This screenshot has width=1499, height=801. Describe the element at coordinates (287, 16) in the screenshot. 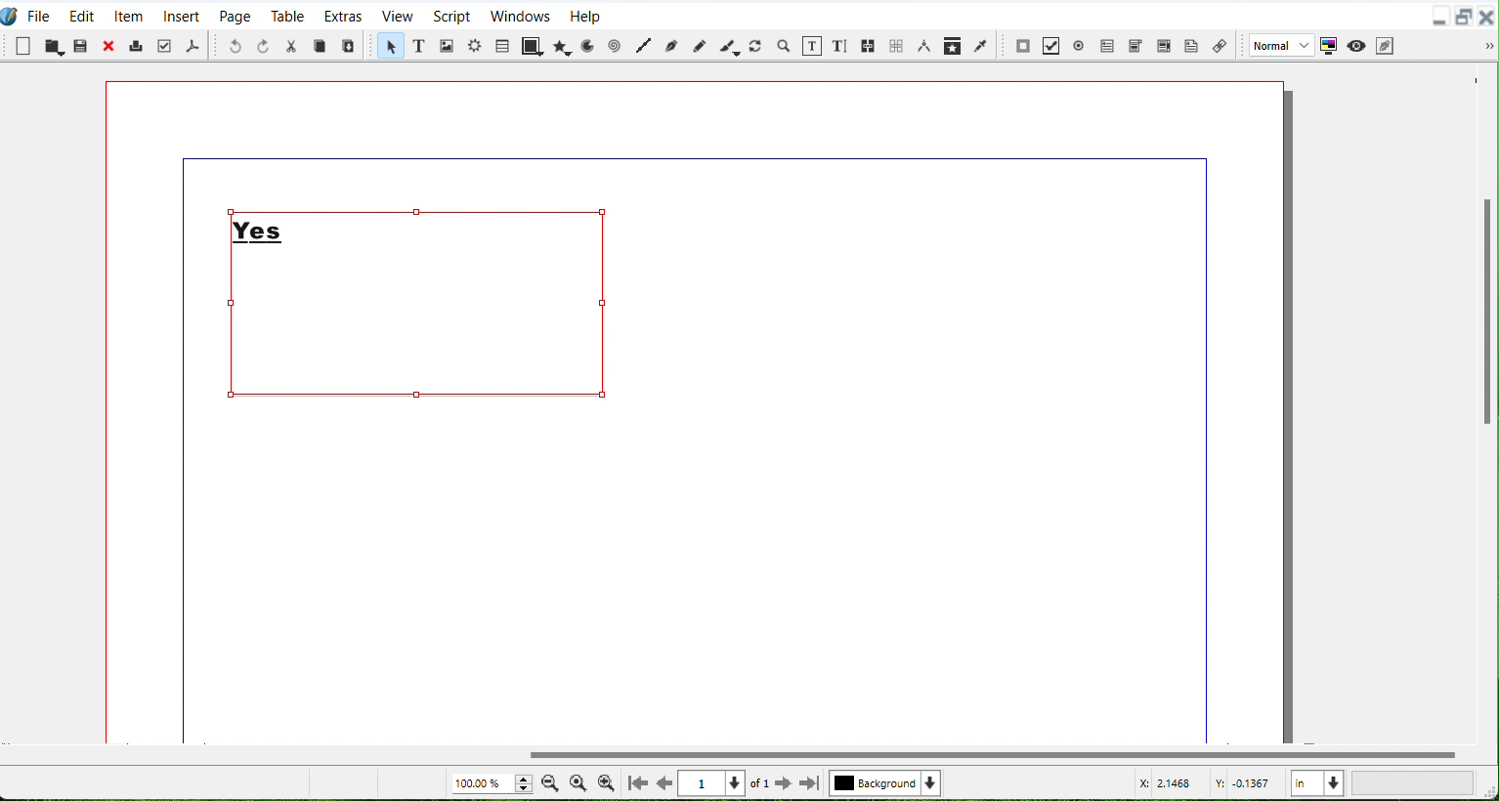

I see `Table` at that location.